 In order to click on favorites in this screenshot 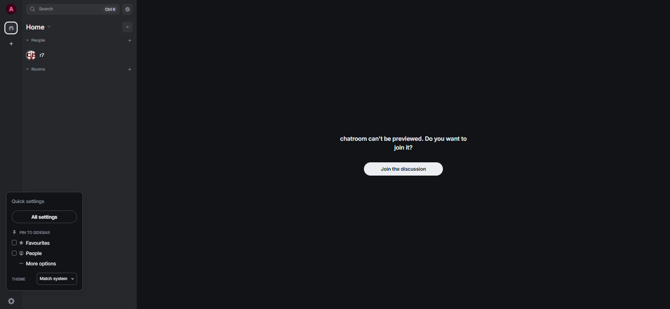, I will do `click(36, 243)`.